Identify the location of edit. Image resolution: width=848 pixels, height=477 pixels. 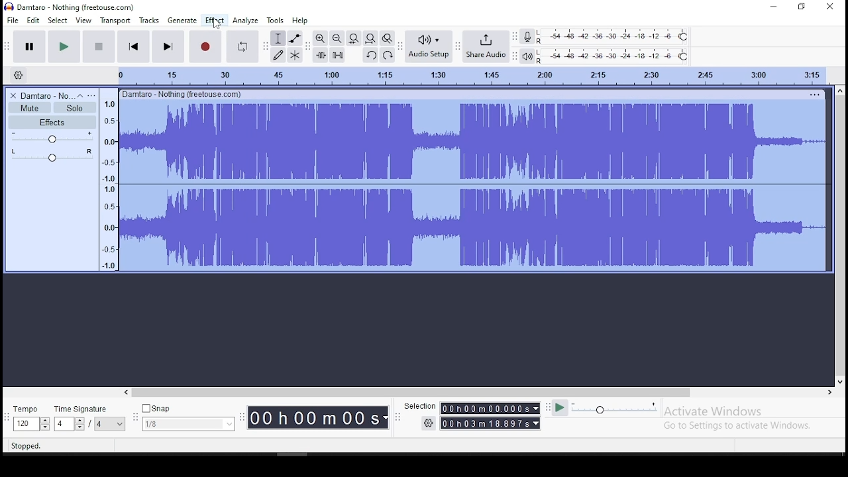
(34, 20).